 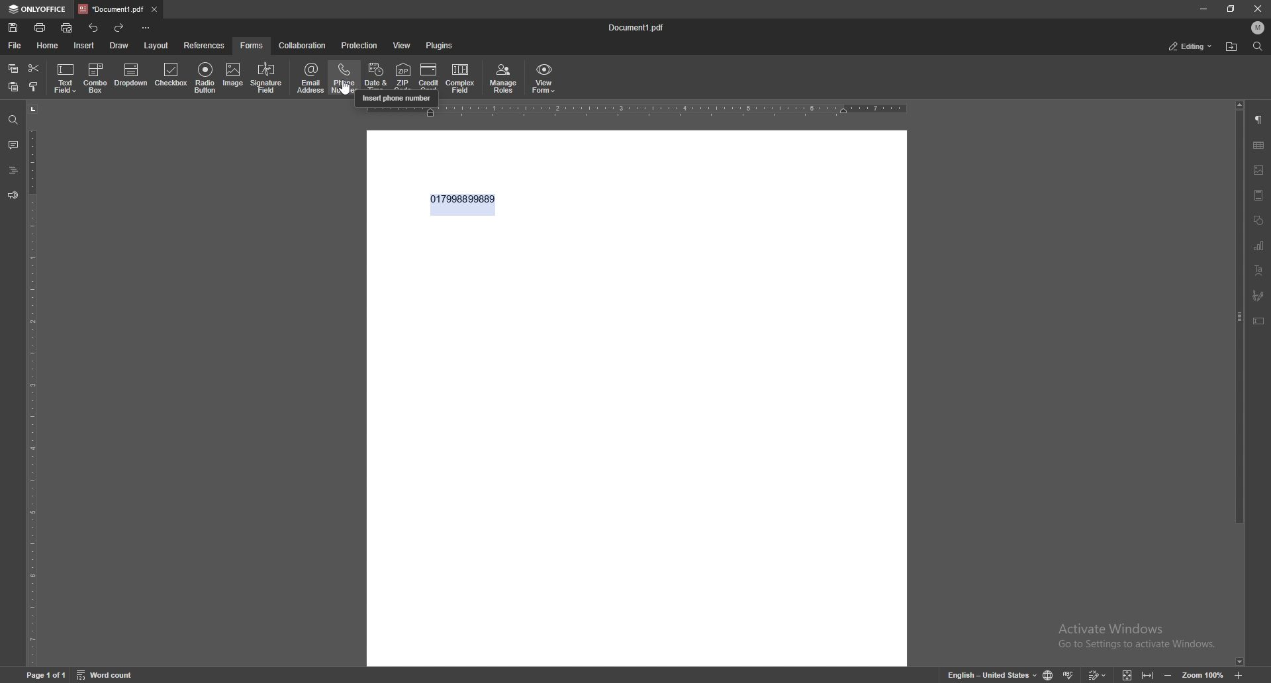 I want to click on feedback, so click(x=13, y=196).